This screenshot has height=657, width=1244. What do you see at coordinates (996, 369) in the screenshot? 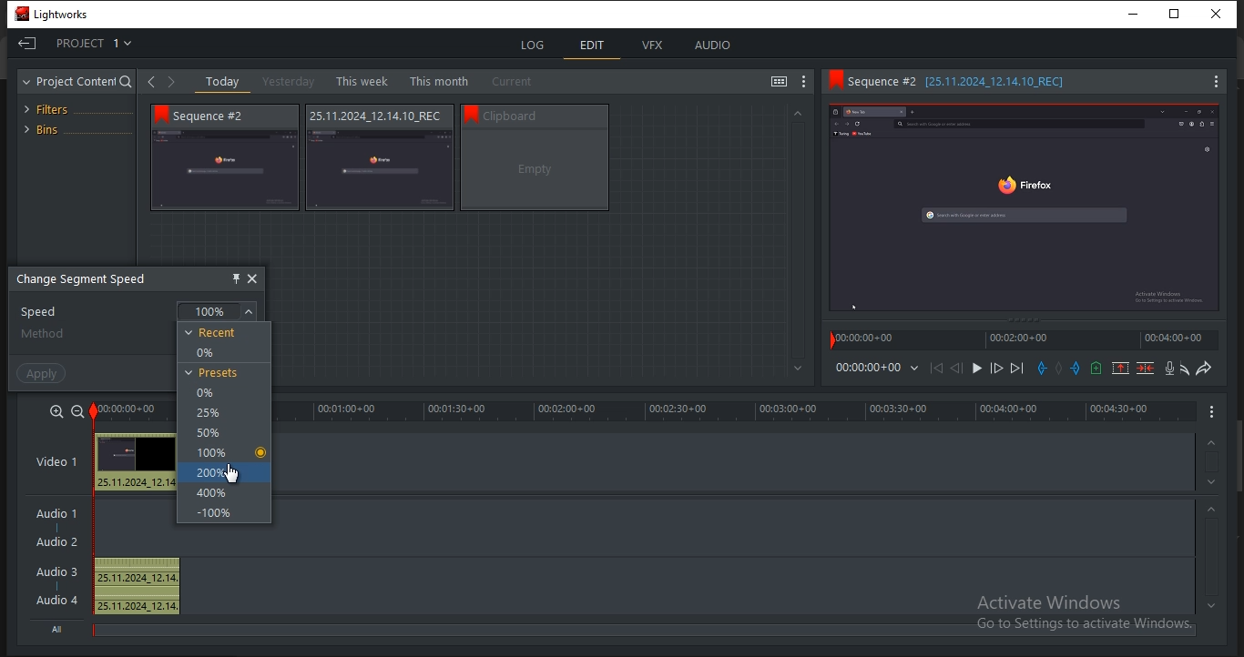
I see `Nudge one frame forward` at bounding box center [996, 369].